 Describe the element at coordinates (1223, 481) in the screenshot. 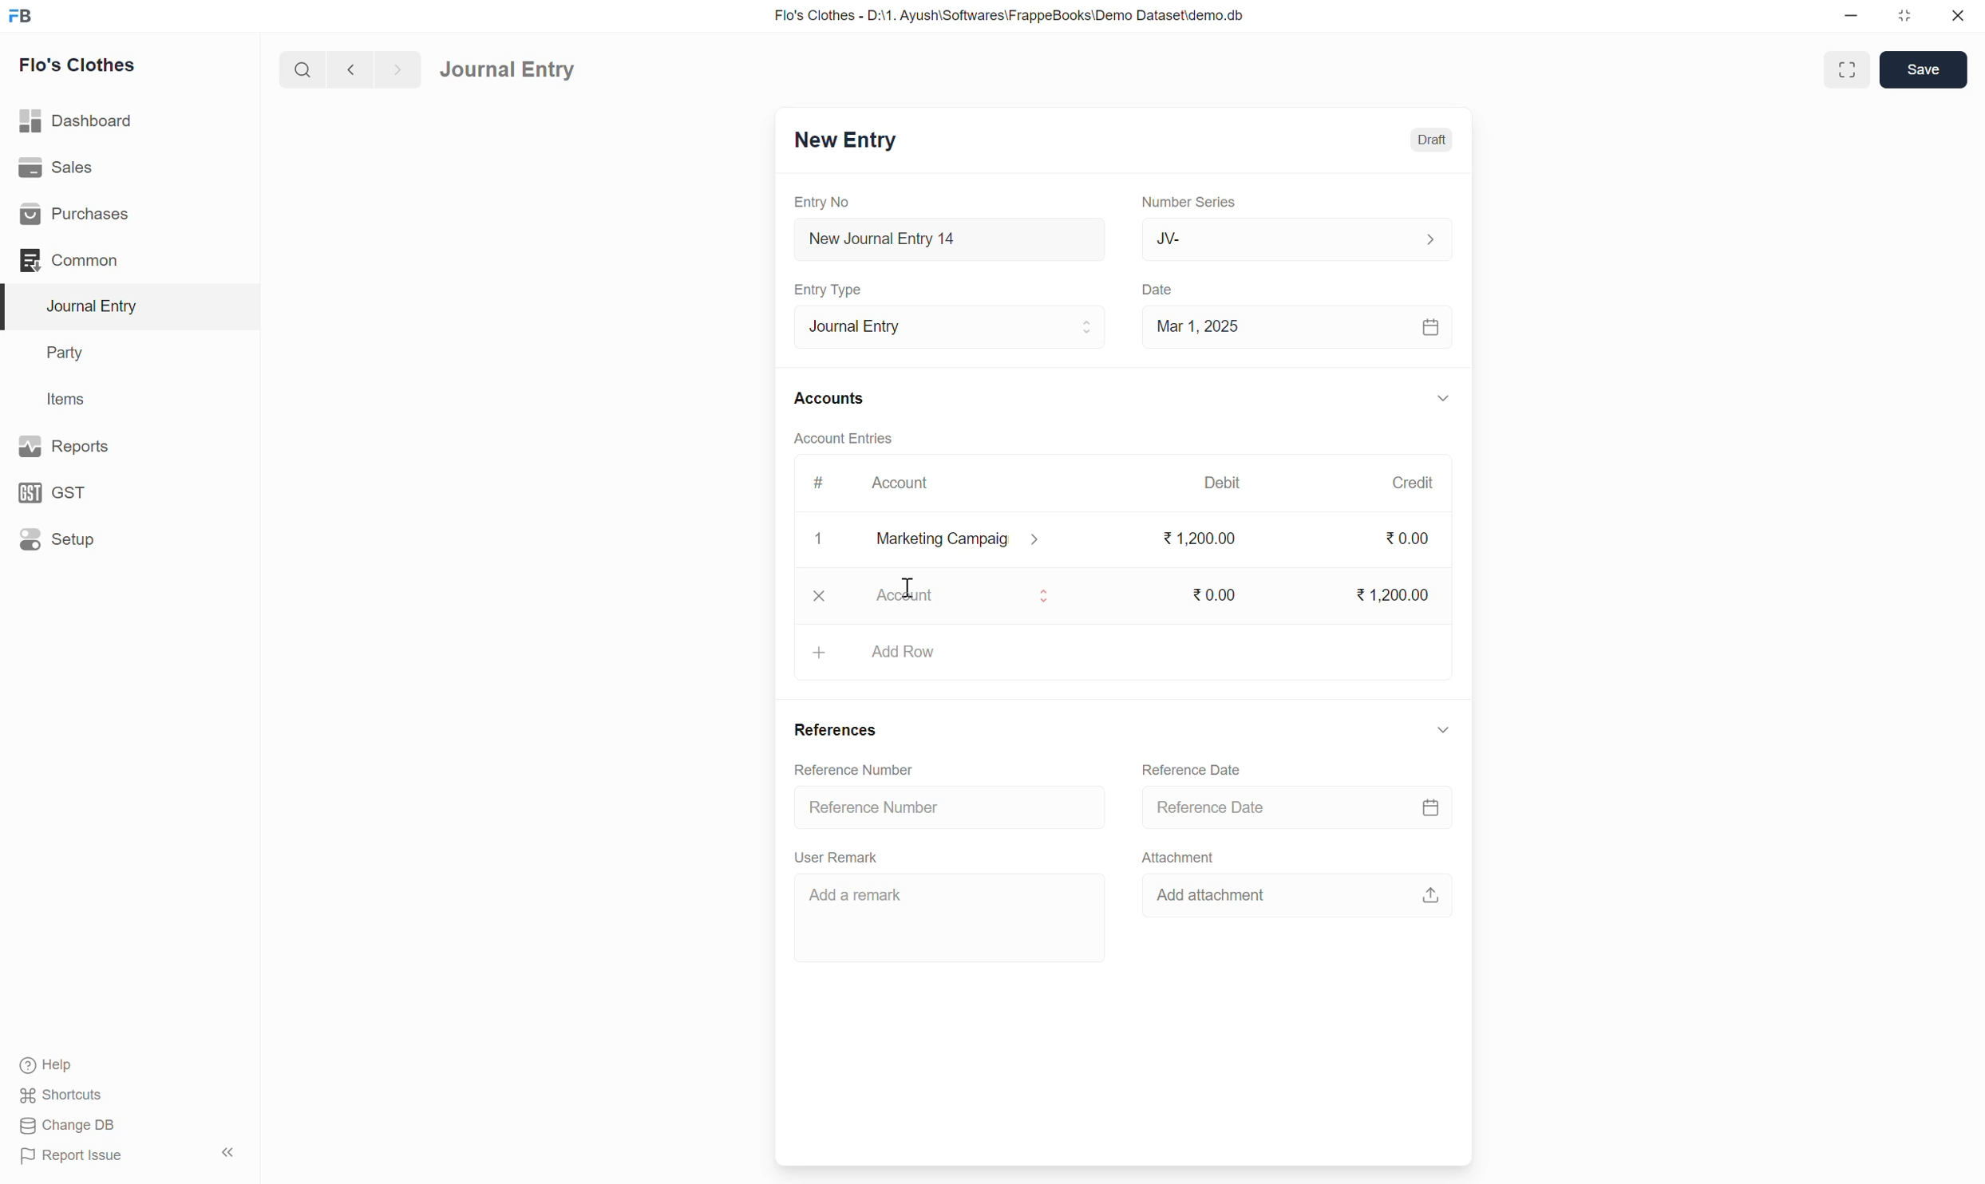

I see `Debit` at that location.